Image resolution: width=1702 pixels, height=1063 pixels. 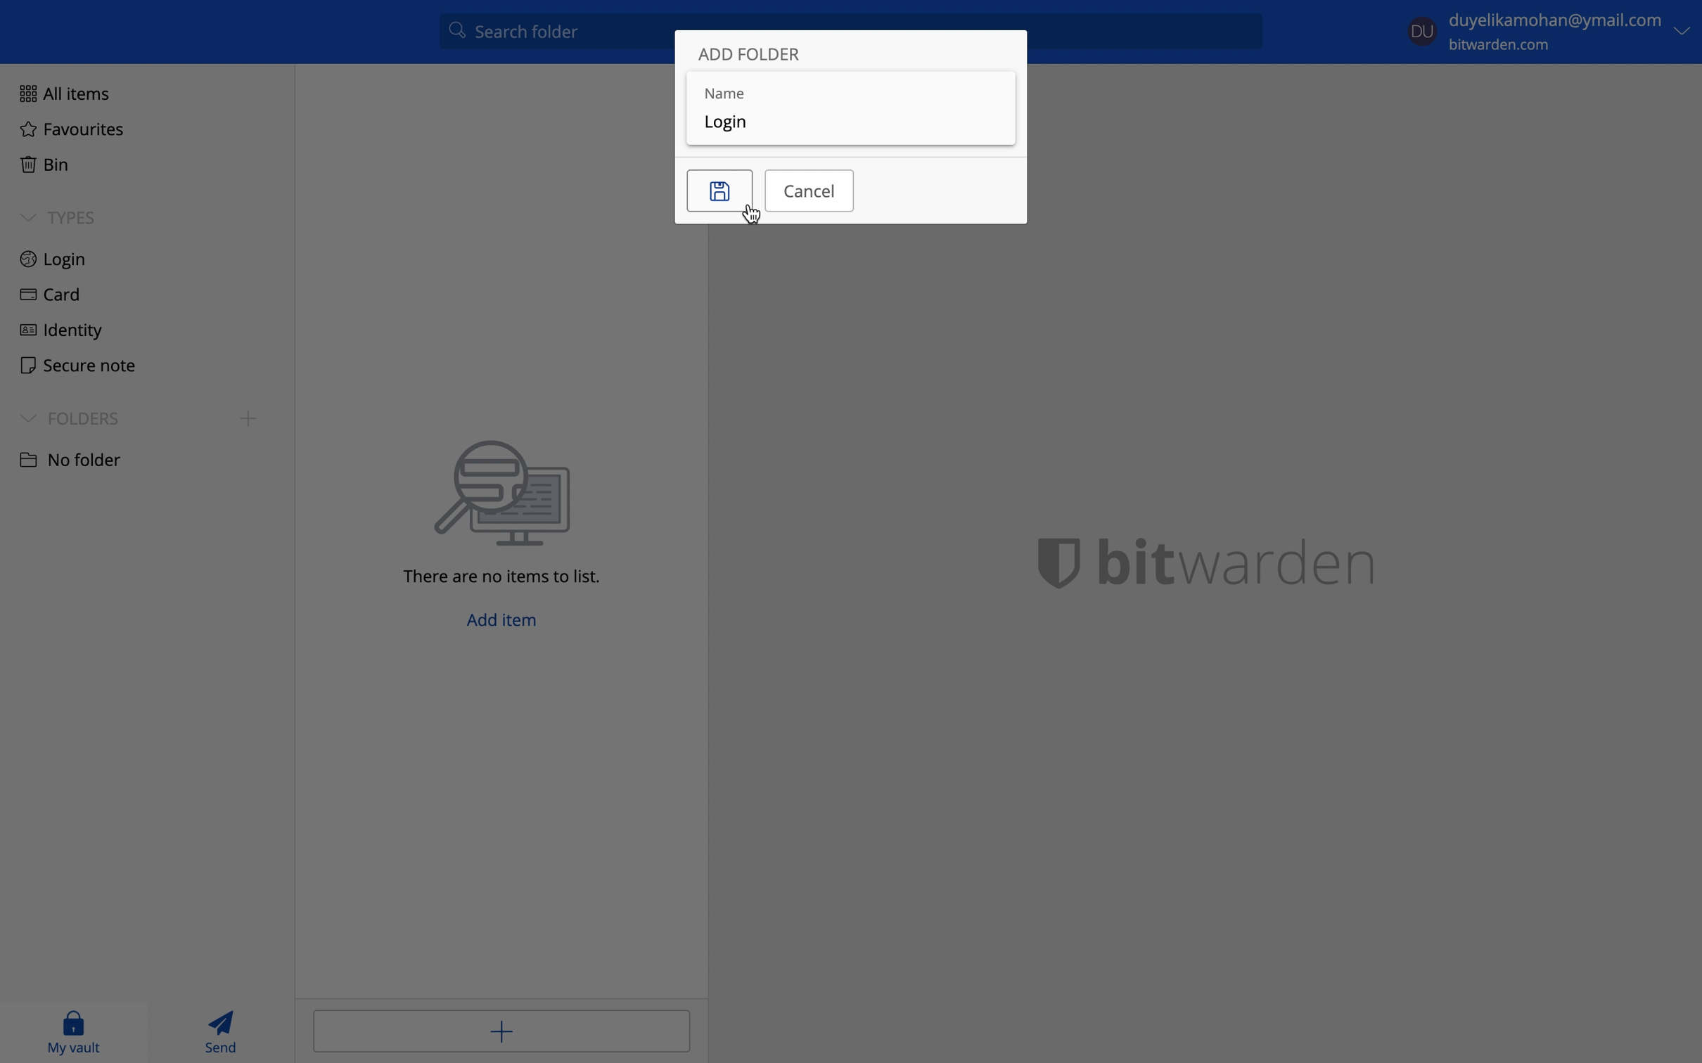 I want to click on add item, so click(x=506, y=624).